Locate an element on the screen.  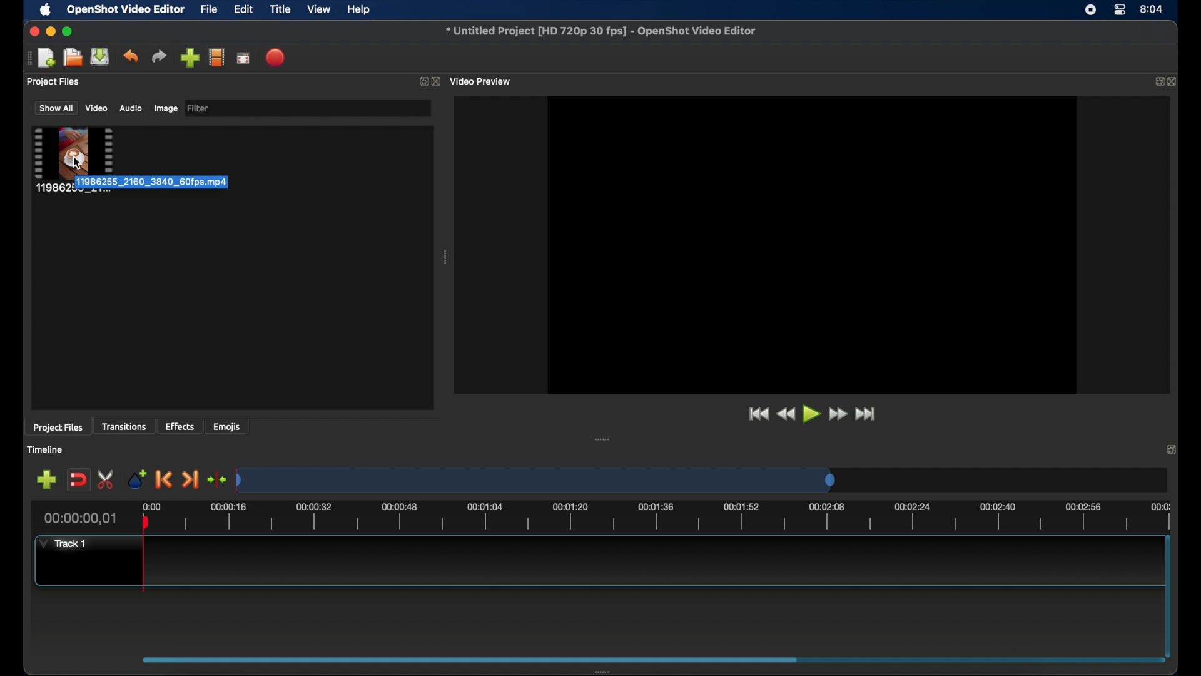
new project is located at coordinates (48, 57).